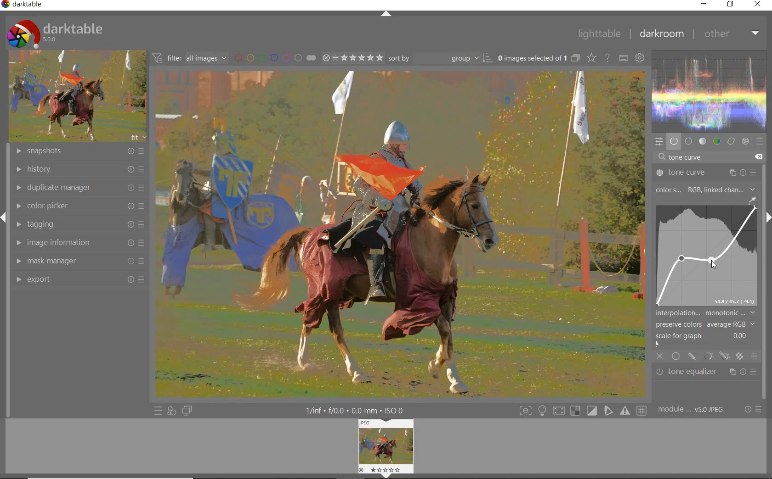 This screenshot has width=772, height=479. Describe the element at coordinates (187, 410) in the screenshot. I see `display a second darkroom image widow` at that location.